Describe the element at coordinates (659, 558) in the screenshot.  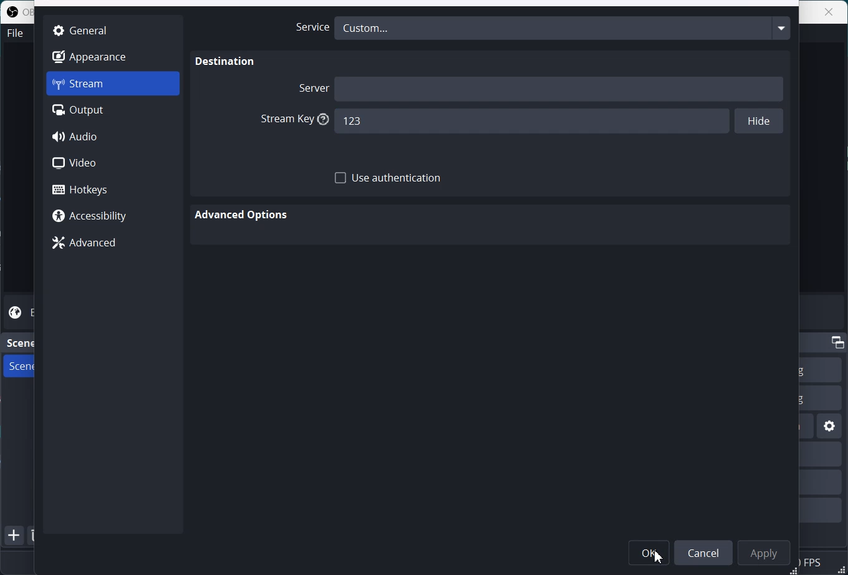
I see `Cursor` at that location.